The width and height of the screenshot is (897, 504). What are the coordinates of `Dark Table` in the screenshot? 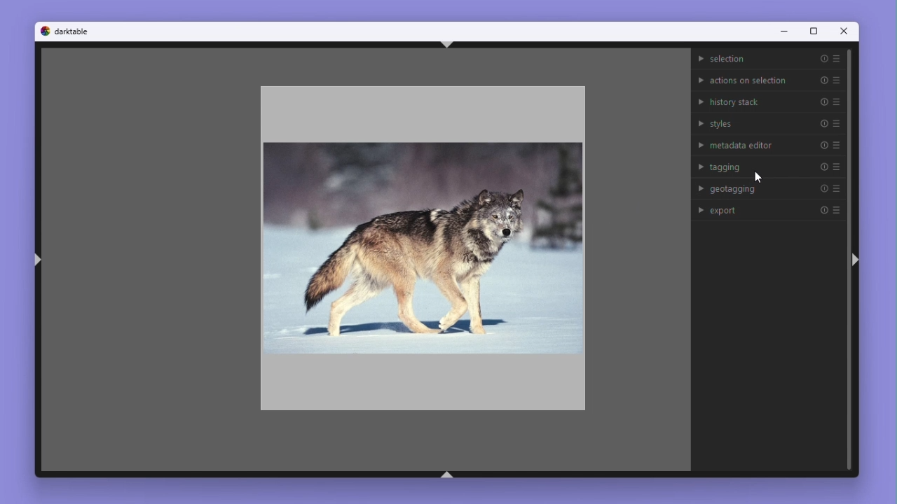 It's located at (75, 31).